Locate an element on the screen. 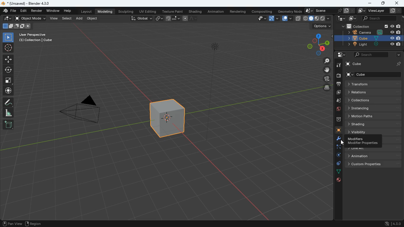  overlap is located at coordinates (286, 19).